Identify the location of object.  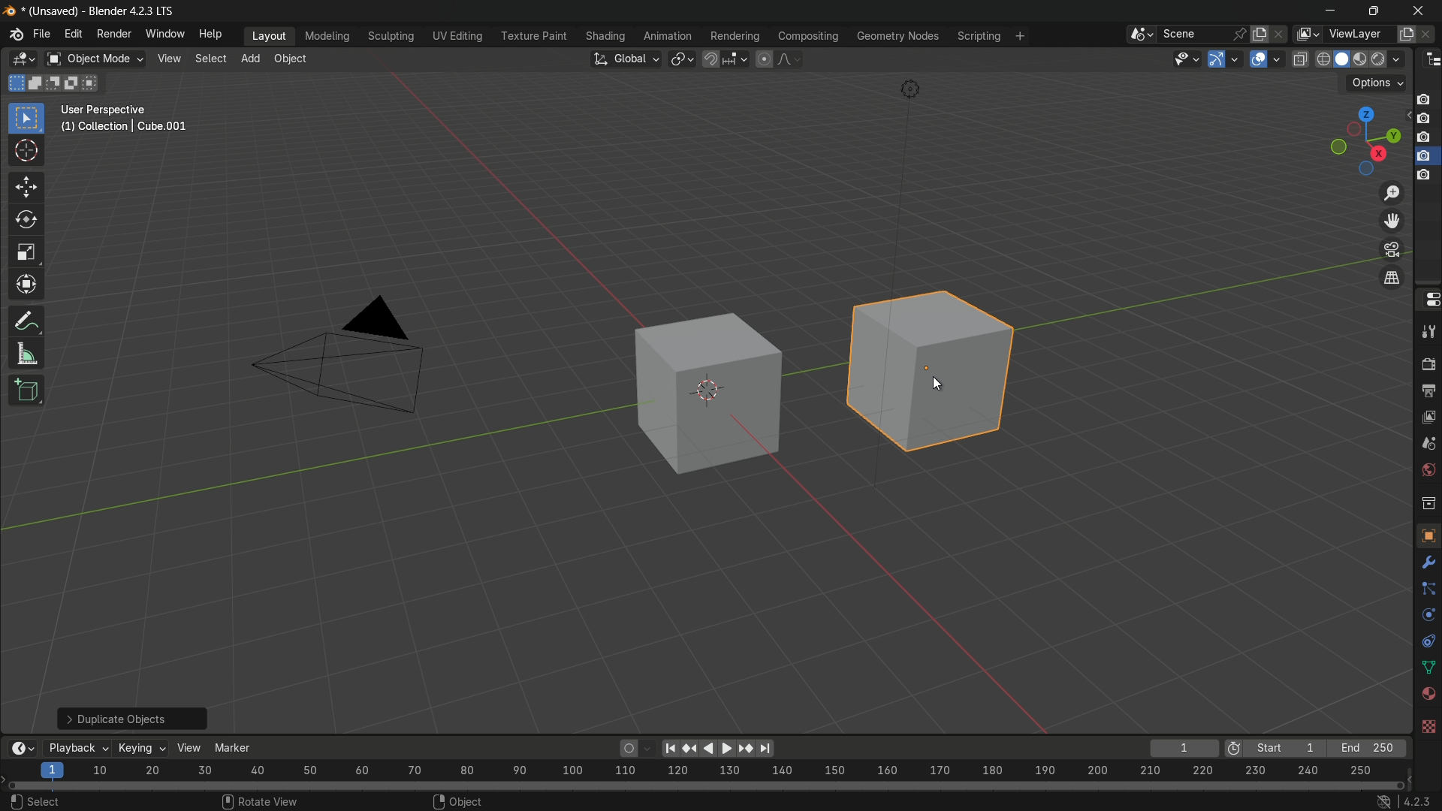
(694, 400).